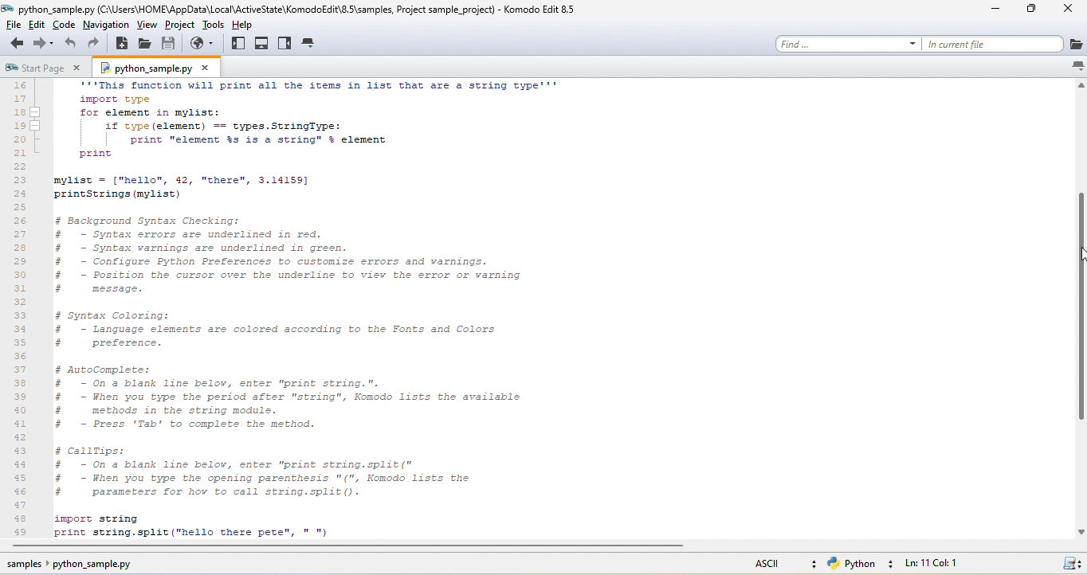 The width and height of the screenshot is (1087, 575). What do you see at coordinates (45, 44) in the screenshot?
I see `forward` at bounding box center [45, 44].